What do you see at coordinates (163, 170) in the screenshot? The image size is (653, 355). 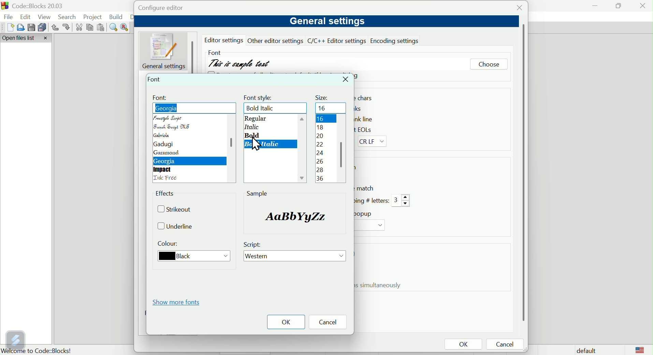 I see `Impact` at bounding box center [163, 170].